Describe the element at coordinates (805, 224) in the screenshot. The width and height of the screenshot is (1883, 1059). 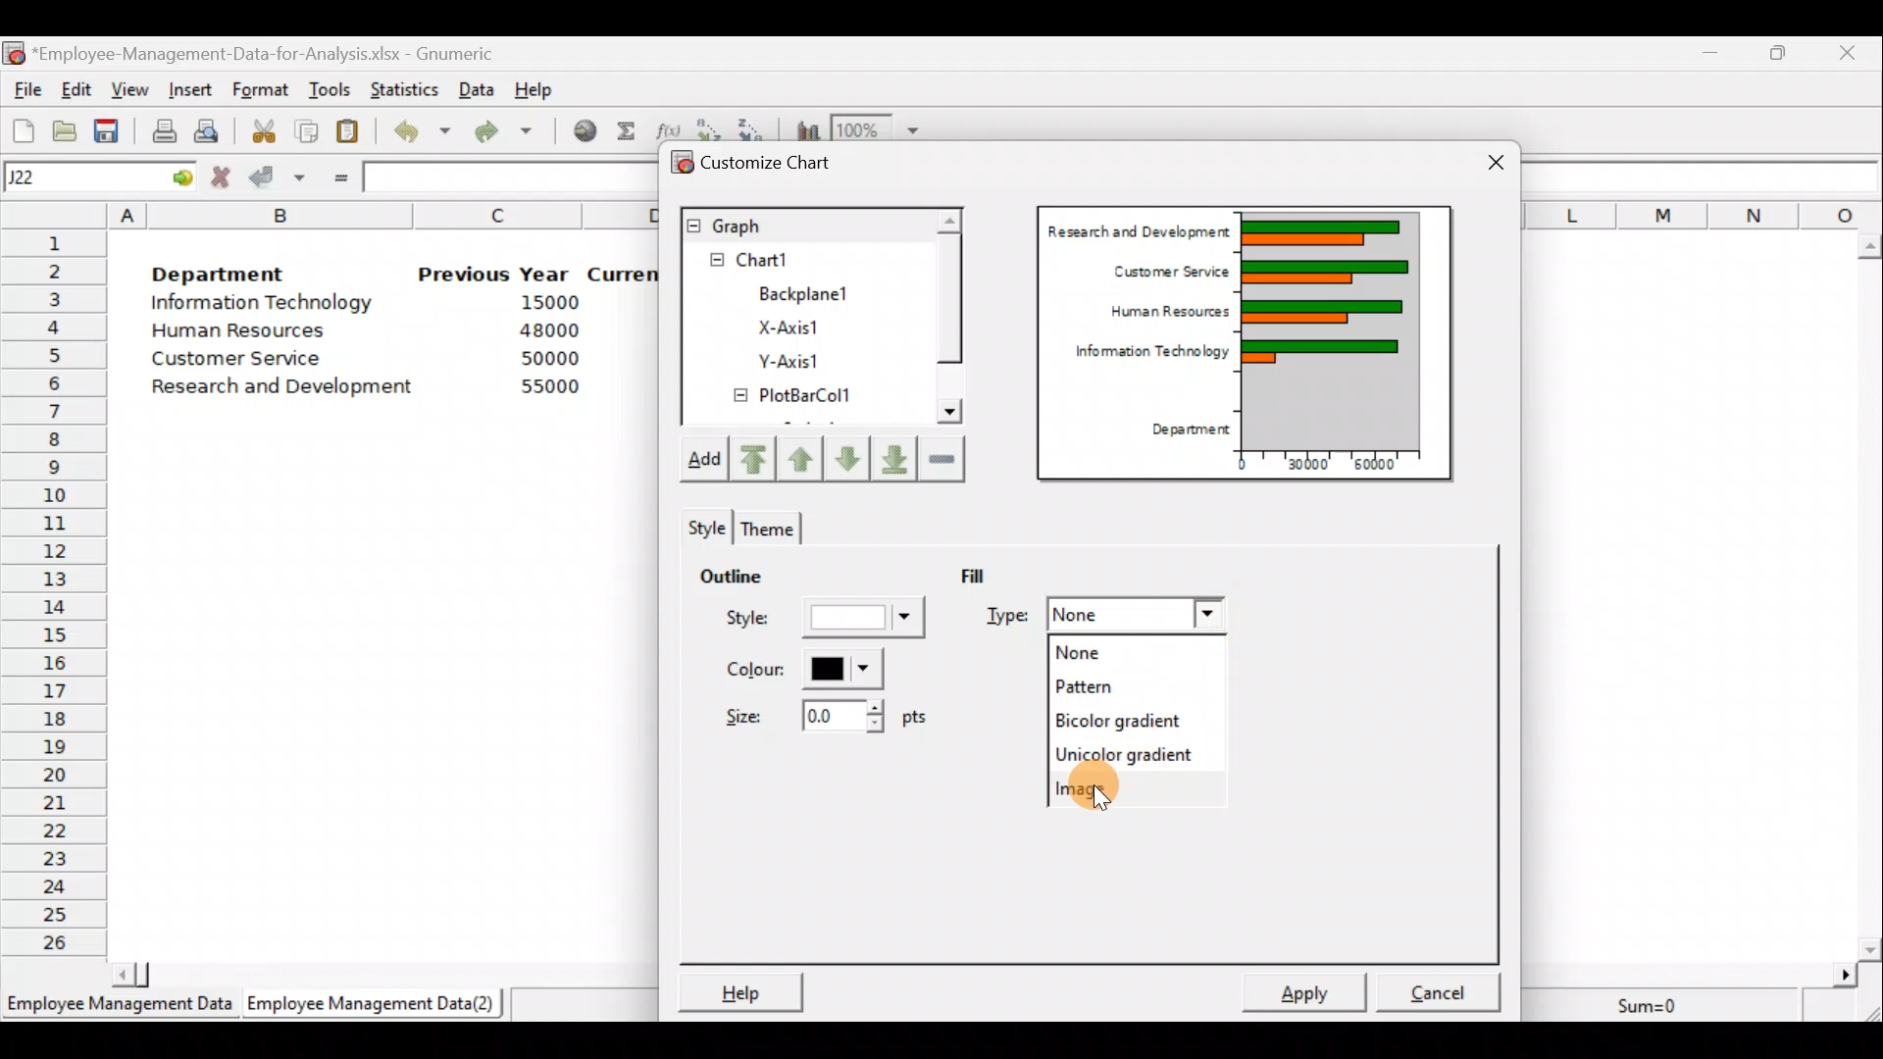
I see `Graph` at that location.